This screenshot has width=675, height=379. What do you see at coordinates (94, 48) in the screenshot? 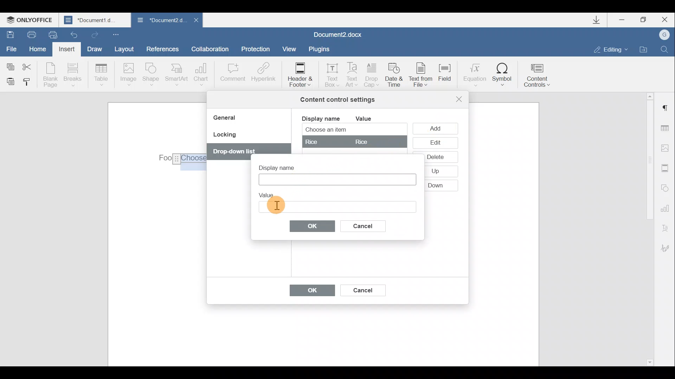
I see `Draw` at bounding box center [94, 48].